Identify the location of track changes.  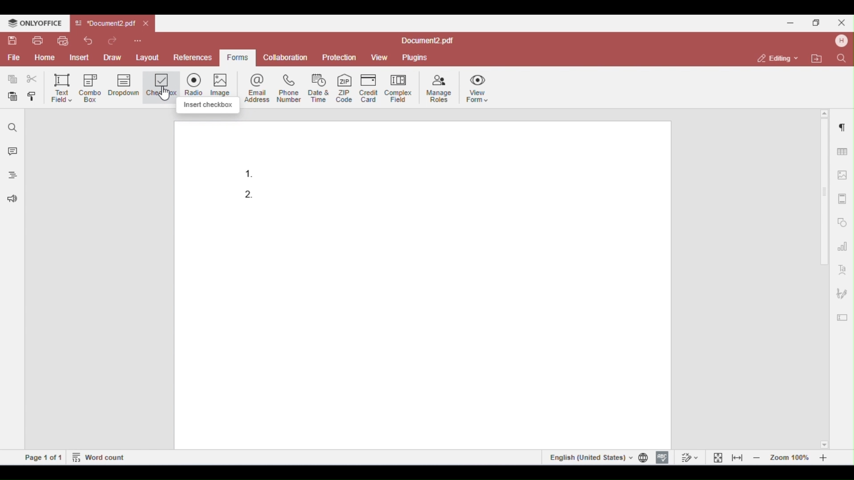
(689, 457).